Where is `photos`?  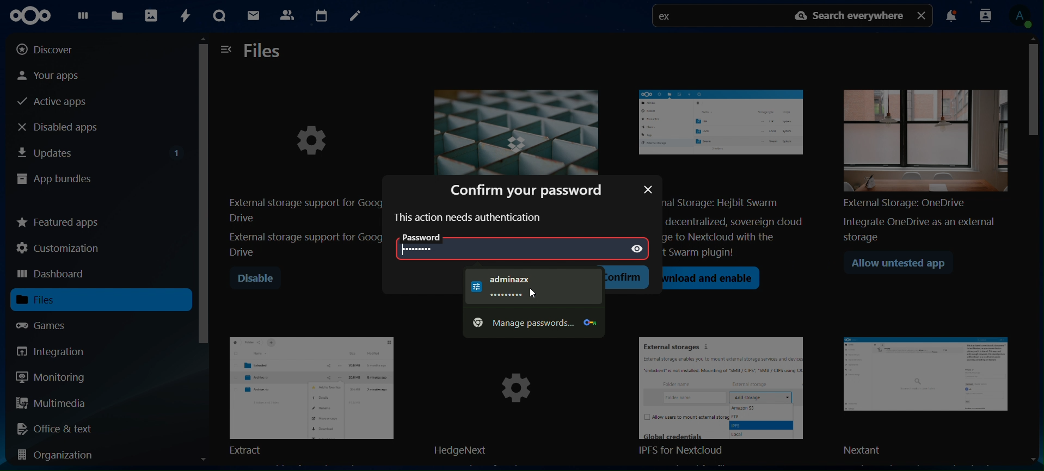 photos is located at coordinates (150, 15).